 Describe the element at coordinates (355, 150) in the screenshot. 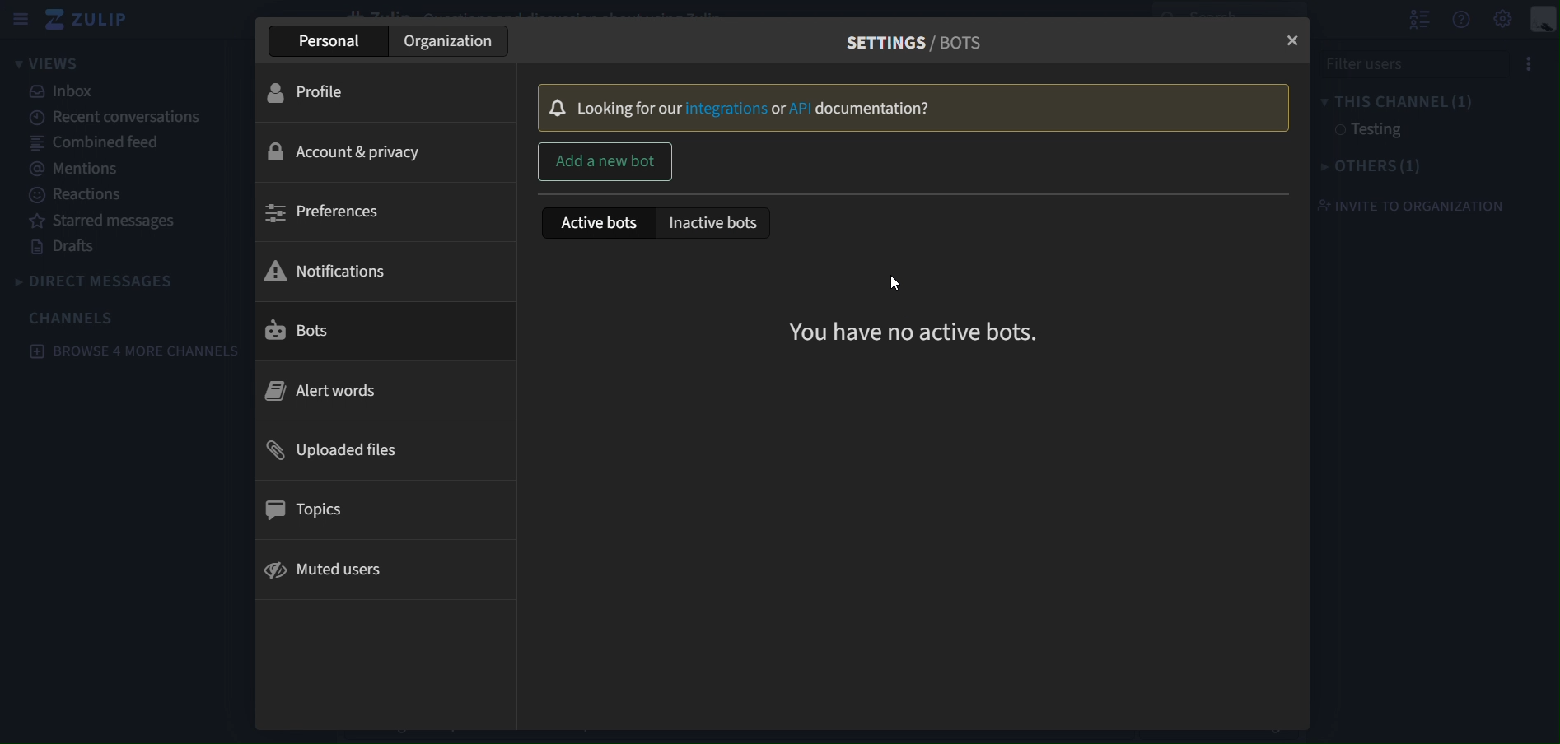

I see `account & privacy` at that location.